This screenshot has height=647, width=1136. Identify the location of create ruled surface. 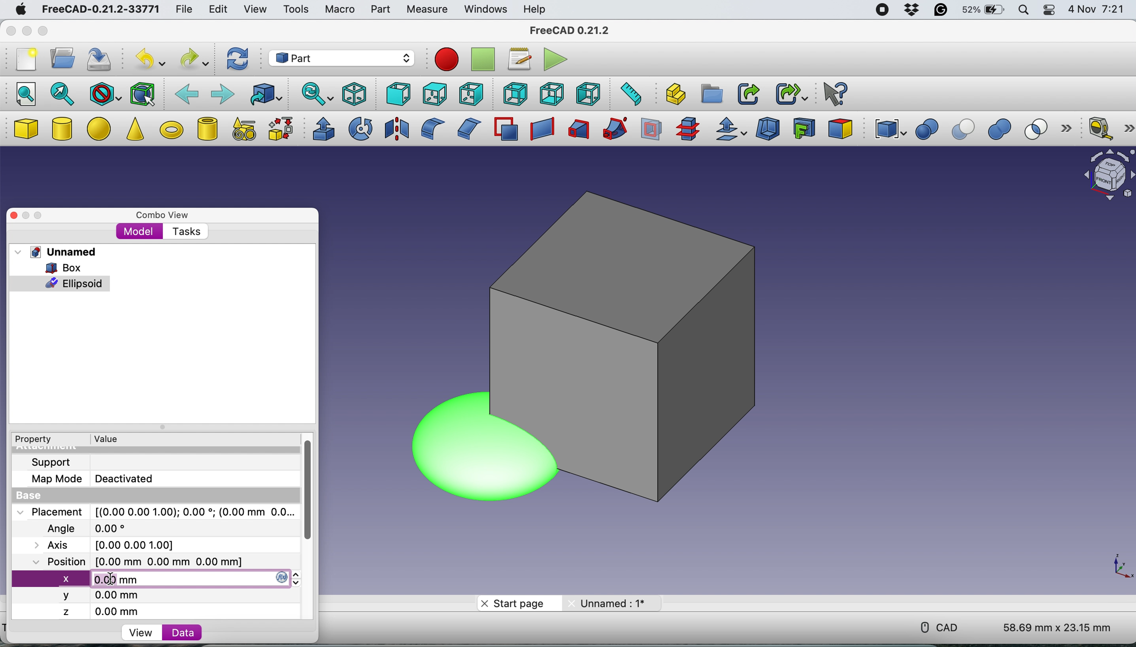
(540, 129).